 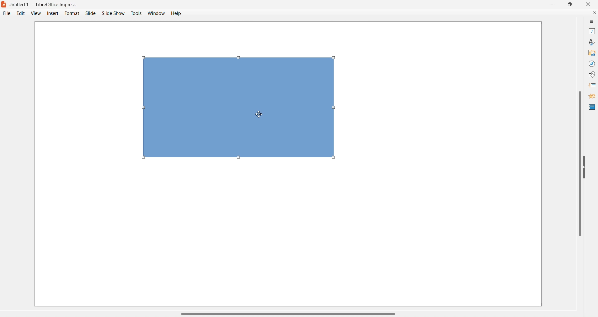 I want to click on File, so click(x=6, y=13).